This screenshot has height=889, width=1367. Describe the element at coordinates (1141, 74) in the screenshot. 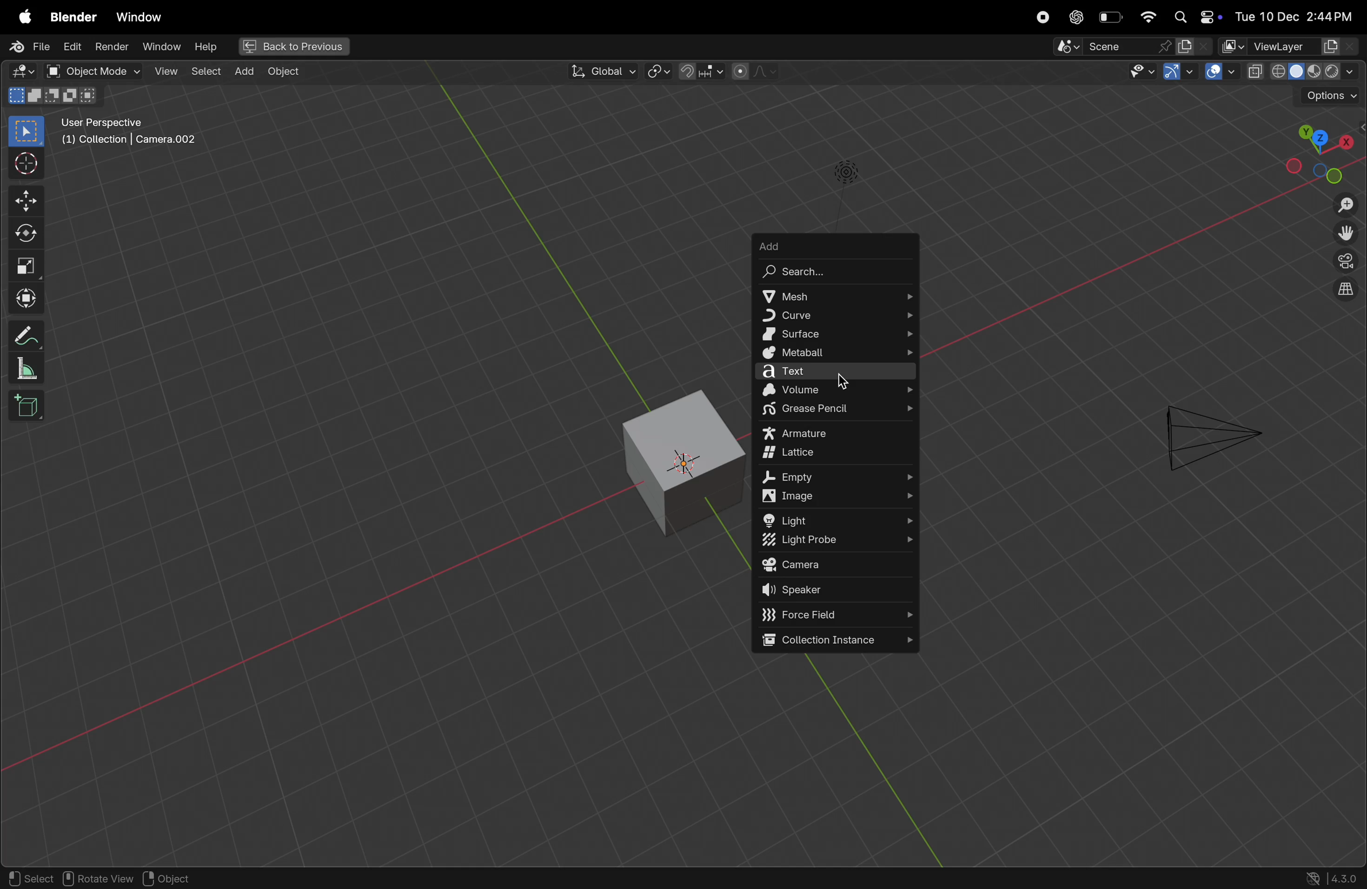

I see `visibility` at that location.